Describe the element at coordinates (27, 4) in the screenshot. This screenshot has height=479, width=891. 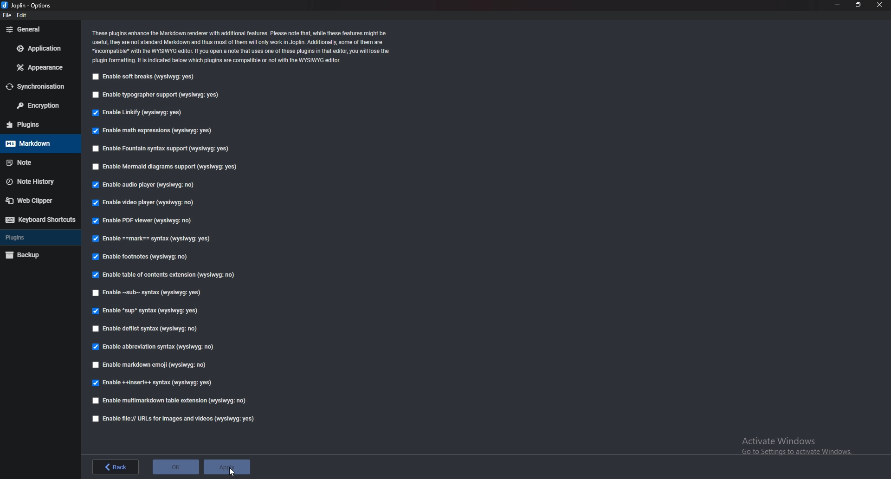
I see `options` at that location.